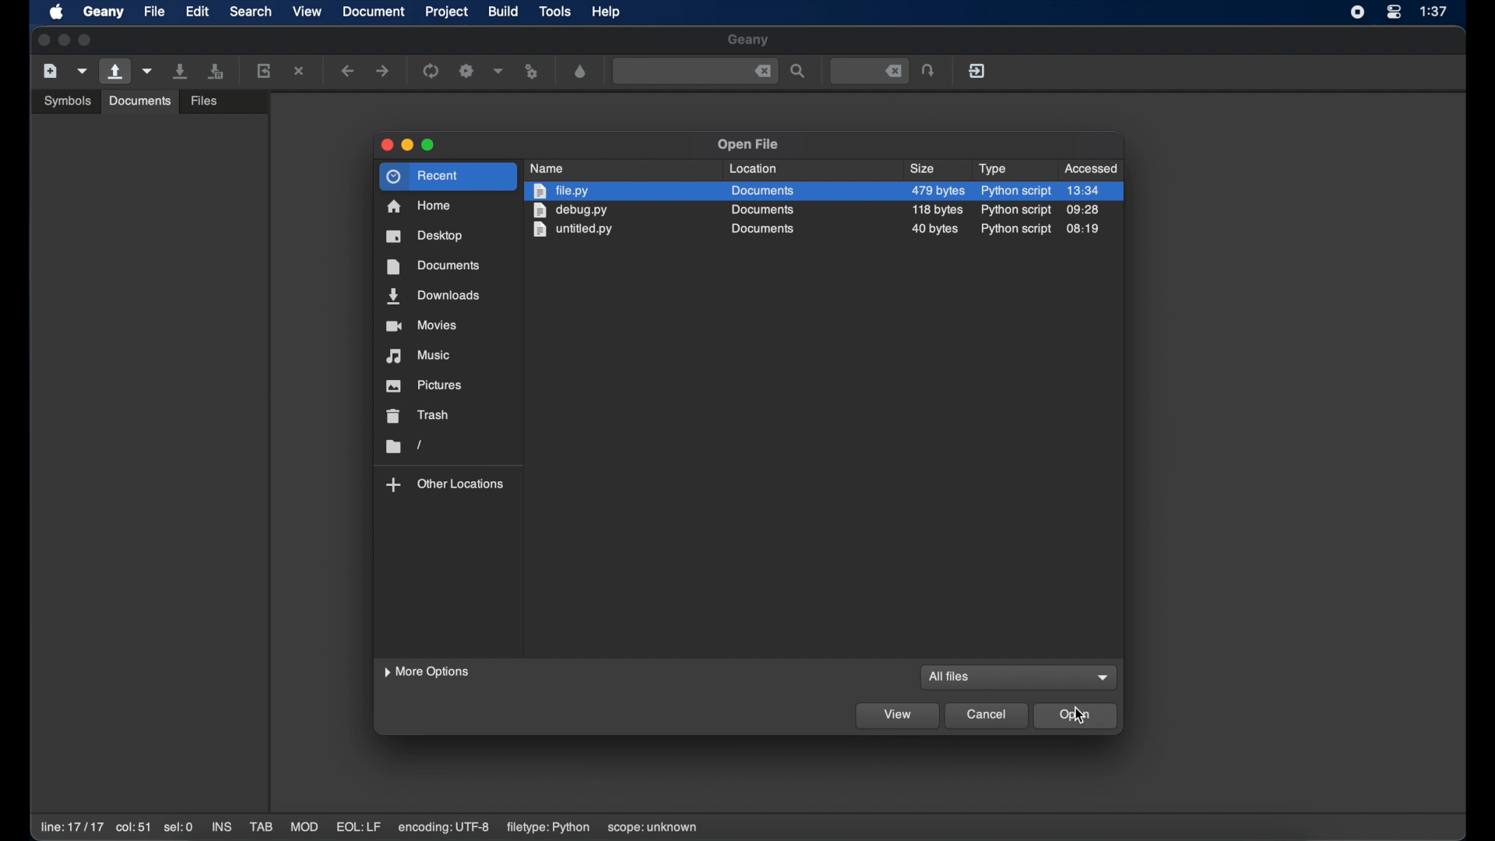 This screenshot has width=1495, height=841. What do you see at coordinates (939, 209) in the screenshot?
I see `118bhytes` at bounding box center [939, 209].